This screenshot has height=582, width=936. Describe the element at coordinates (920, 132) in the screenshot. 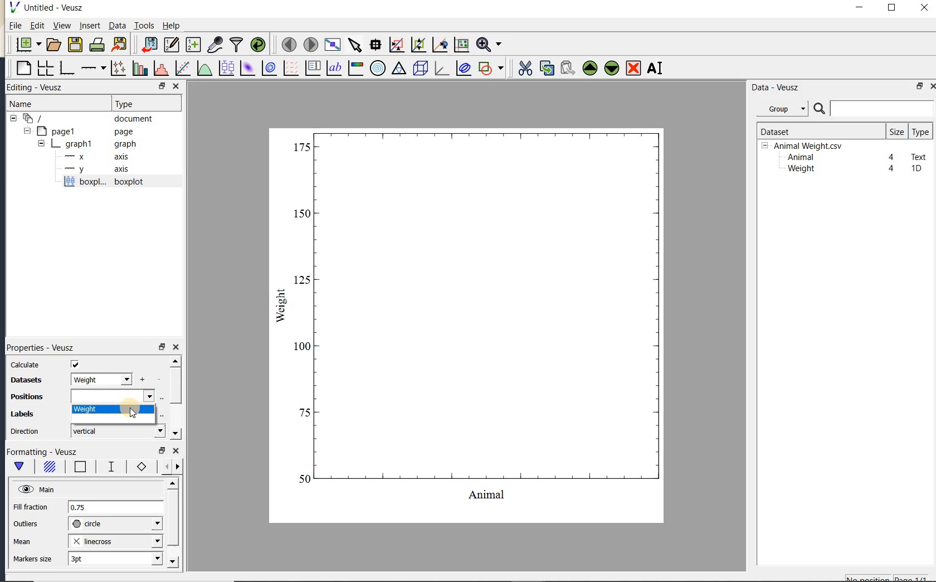

I see `type` at that location.